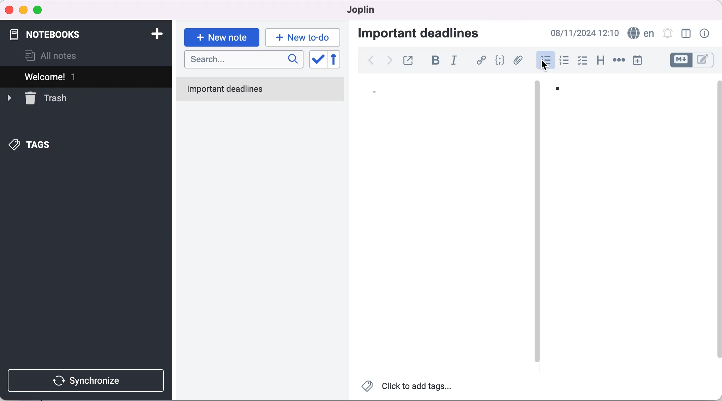  Describe the element at coordinates (55, 33) in the screenshot. I see `notebooks` at that location.